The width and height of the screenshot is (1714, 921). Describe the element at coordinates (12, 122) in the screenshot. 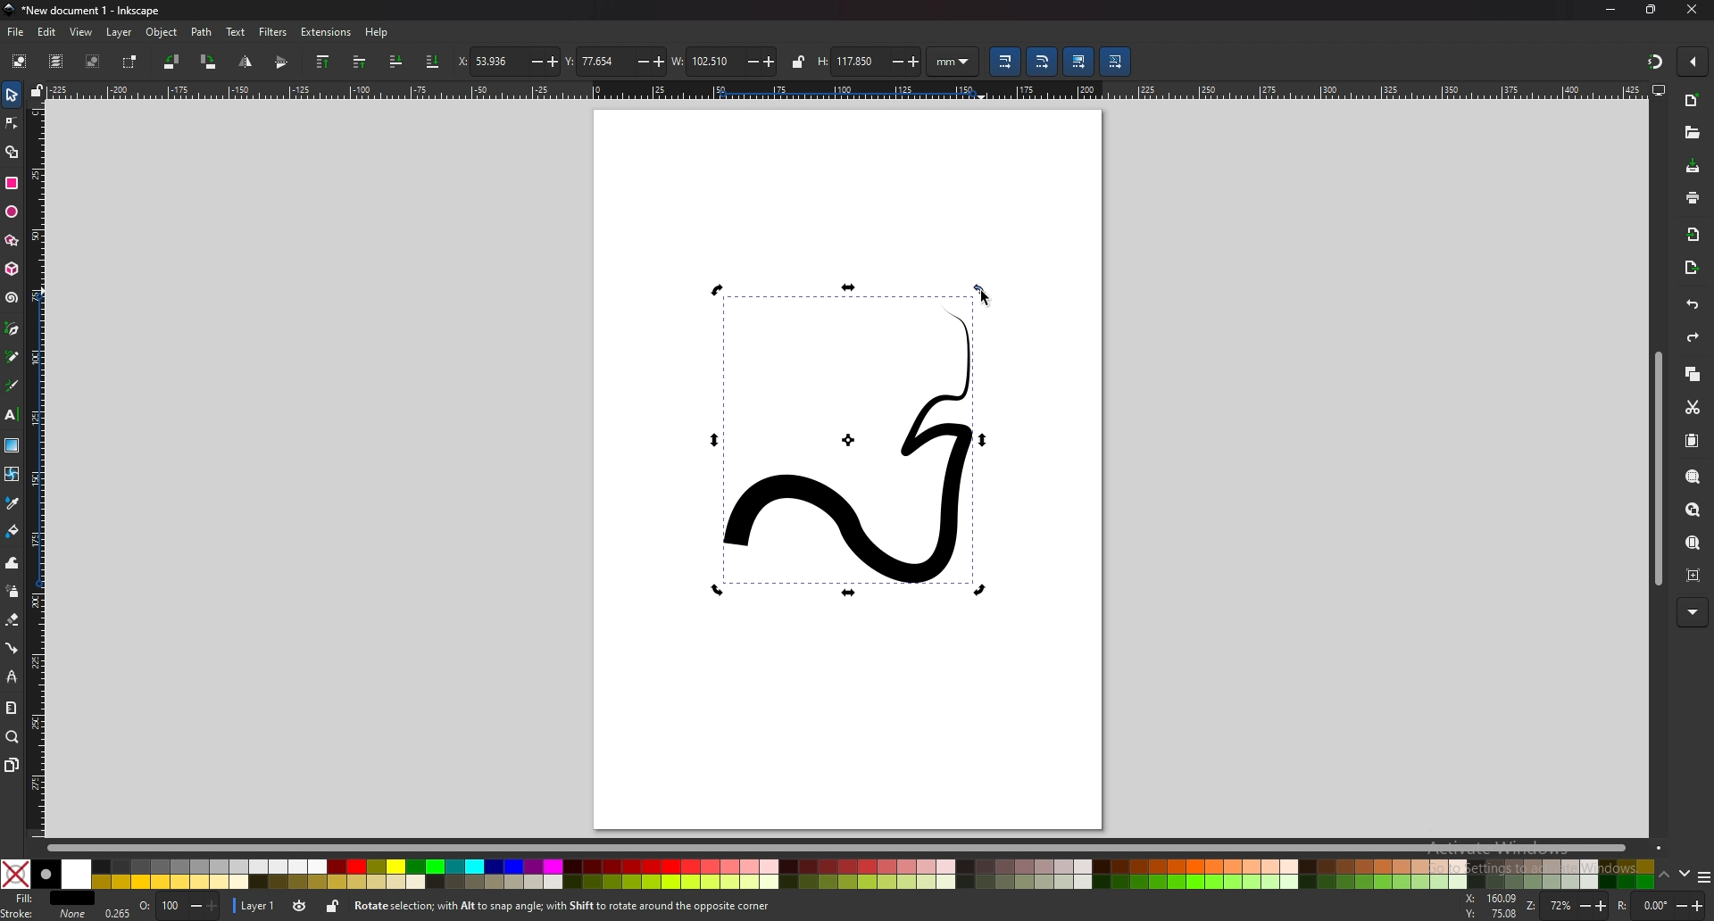

I see `nodes` at that location.